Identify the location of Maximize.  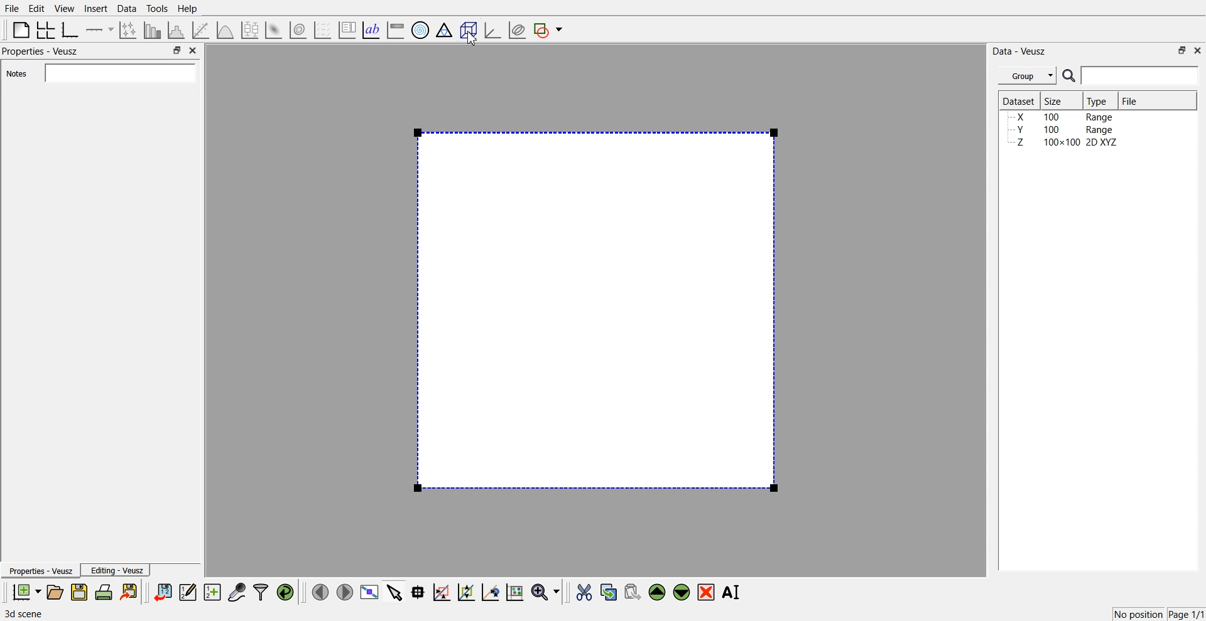
(1182, 50).